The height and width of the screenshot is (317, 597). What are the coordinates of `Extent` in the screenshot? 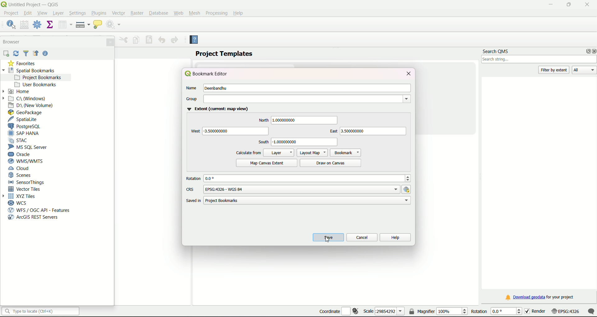 It's located at (217, 109).